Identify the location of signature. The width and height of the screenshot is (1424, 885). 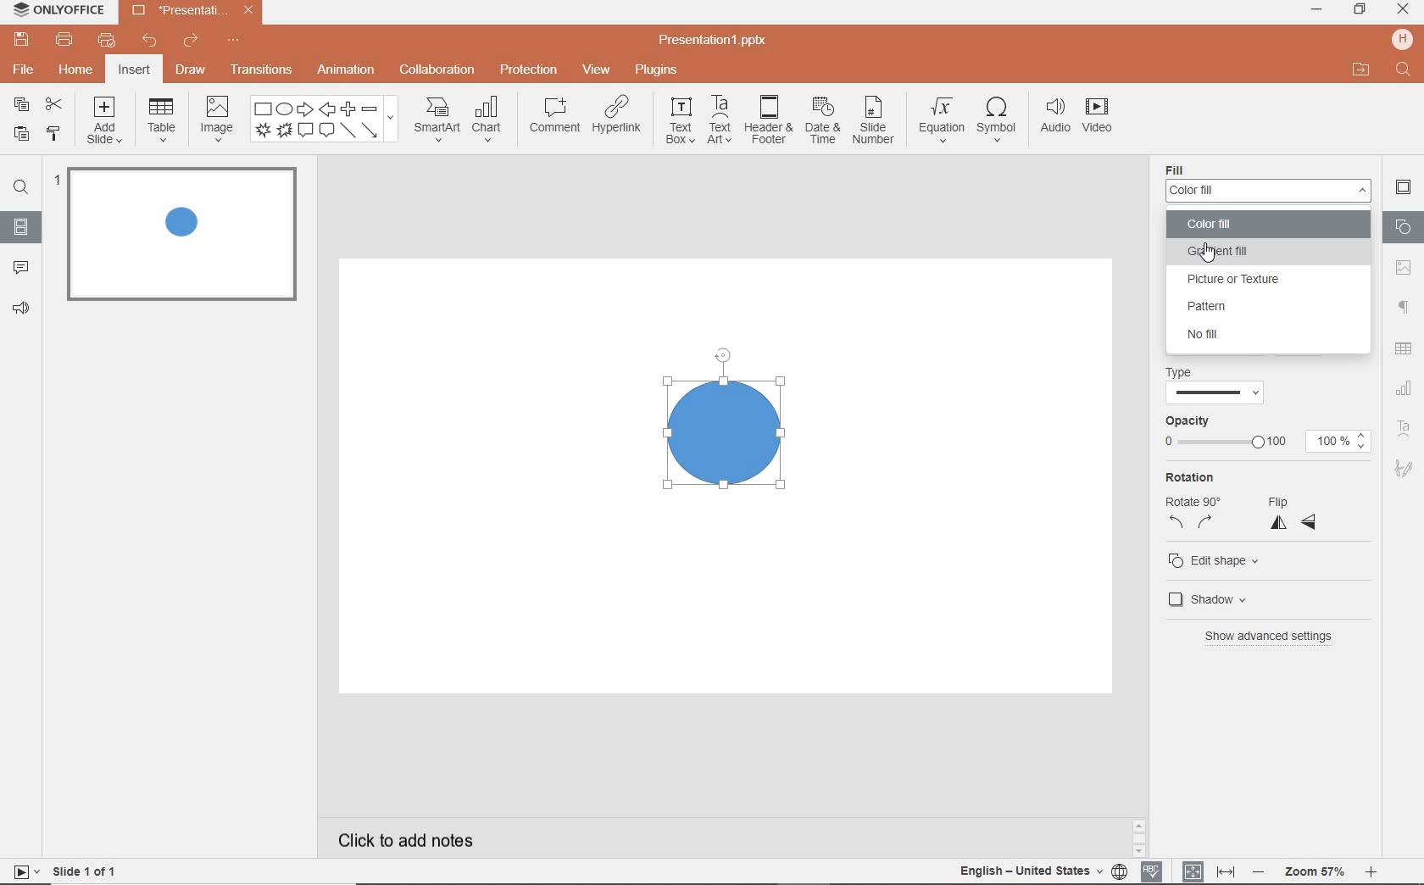
(1403, 467).